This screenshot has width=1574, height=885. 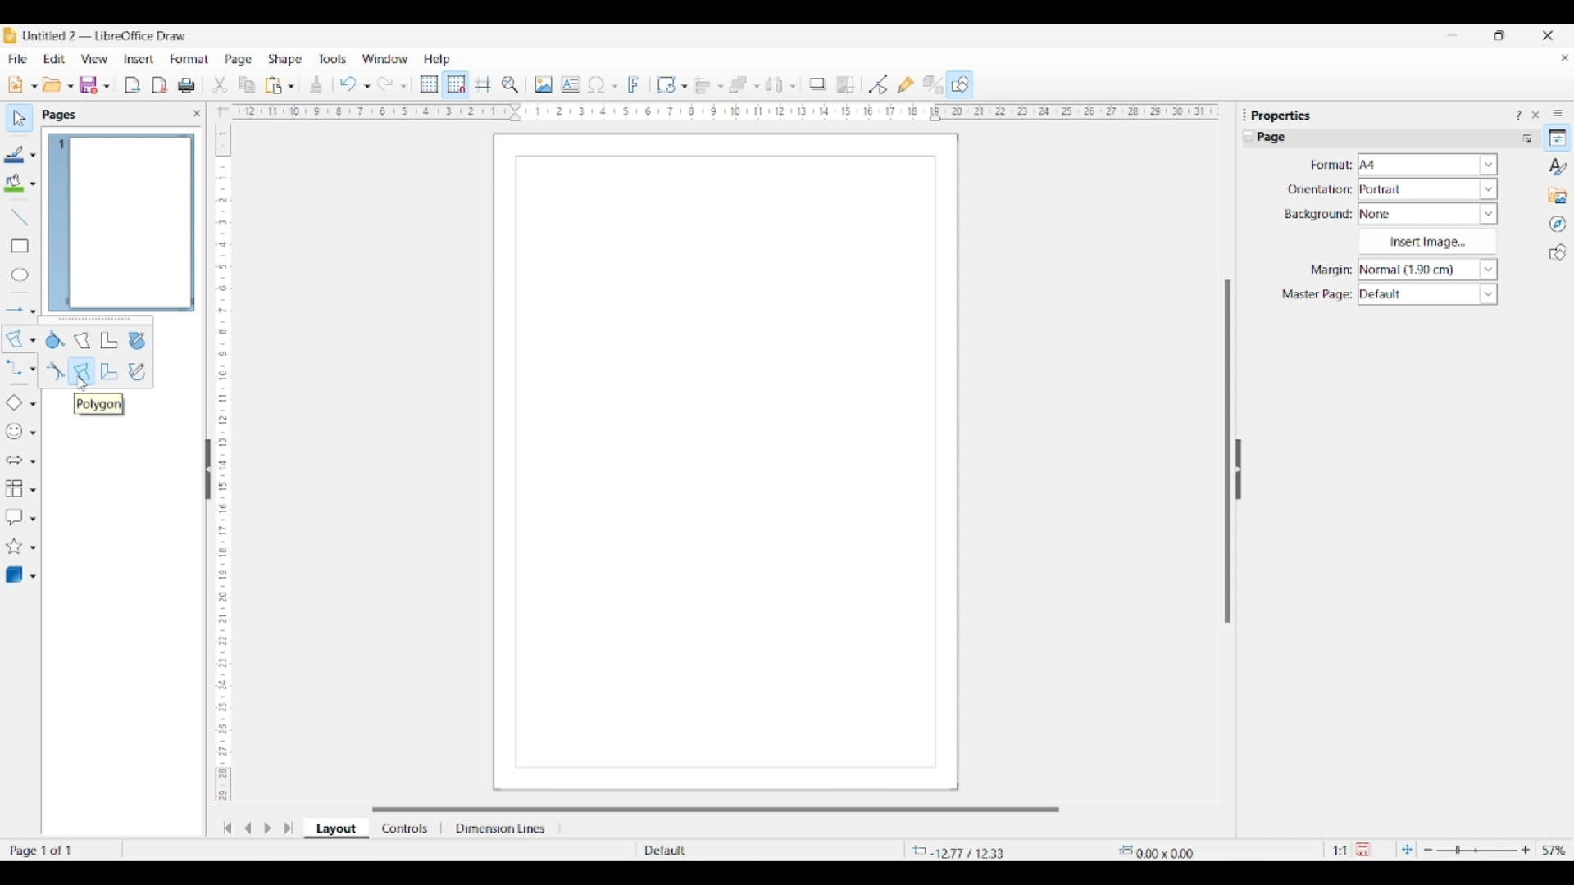 What do you see at coordinates (502, 828) in the screenshot?
I see `Dimension lines` at bounding box center [502, 828].